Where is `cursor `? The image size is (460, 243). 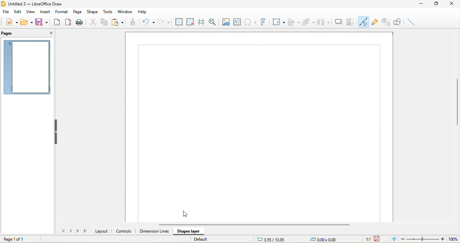
cursor  is located at coordinates (188, 215).